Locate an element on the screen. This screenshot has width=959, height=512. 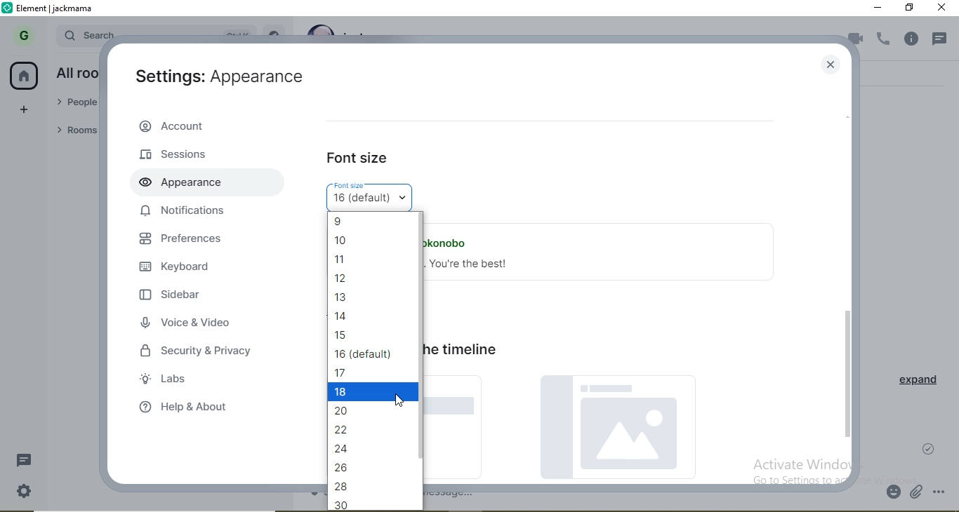
20 is located at coordinates (363, 412).